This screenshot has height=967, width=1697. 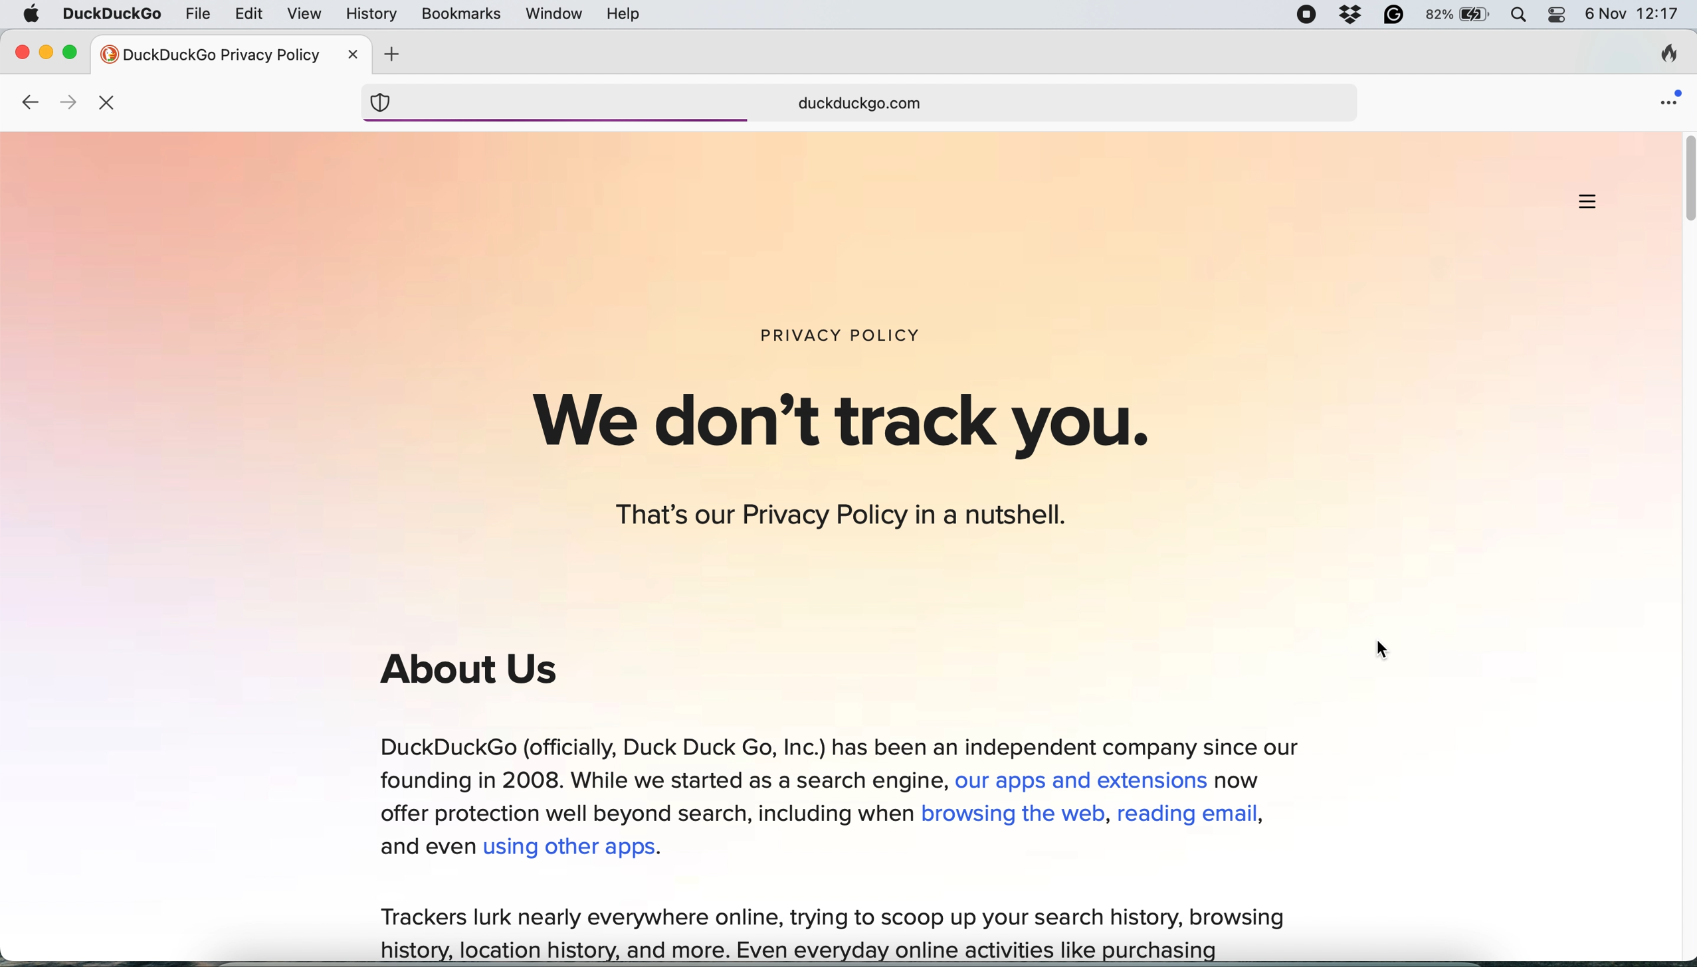 What do you see at coordinates (574, 848) in the screenshot?
I see `using other apps.` at bounding box center [574, 848].